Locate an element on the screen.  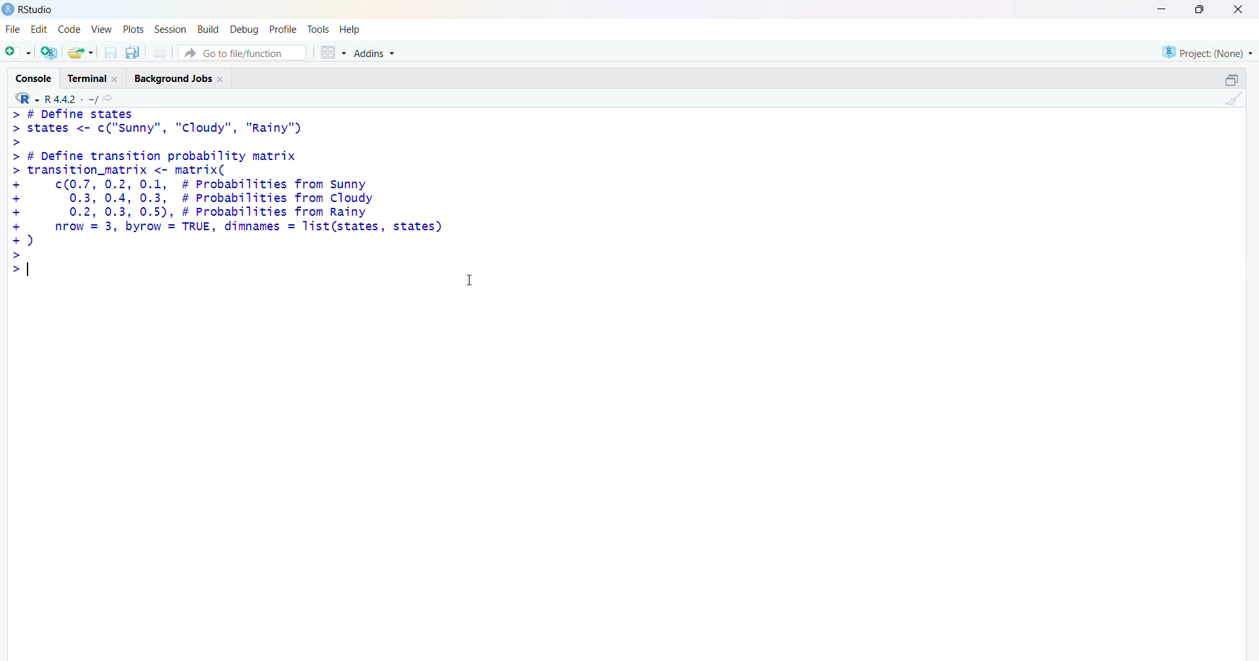
save all open document is located at coordinates (132, 53).